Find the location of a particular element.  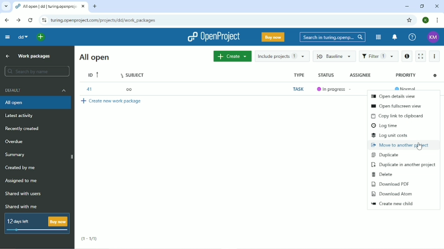

Modules is located at coordinates (377, 37).